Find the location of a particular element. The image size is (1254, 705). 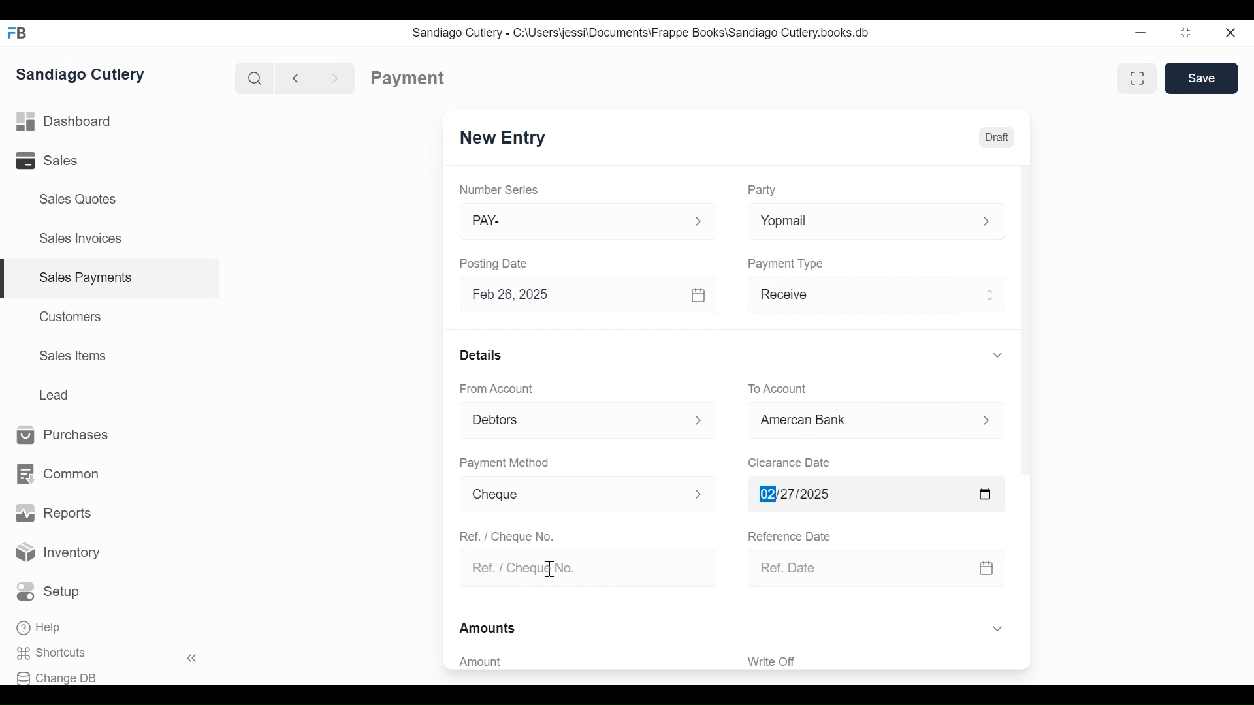

| Sales Payments is located at coordinates (111, 279).